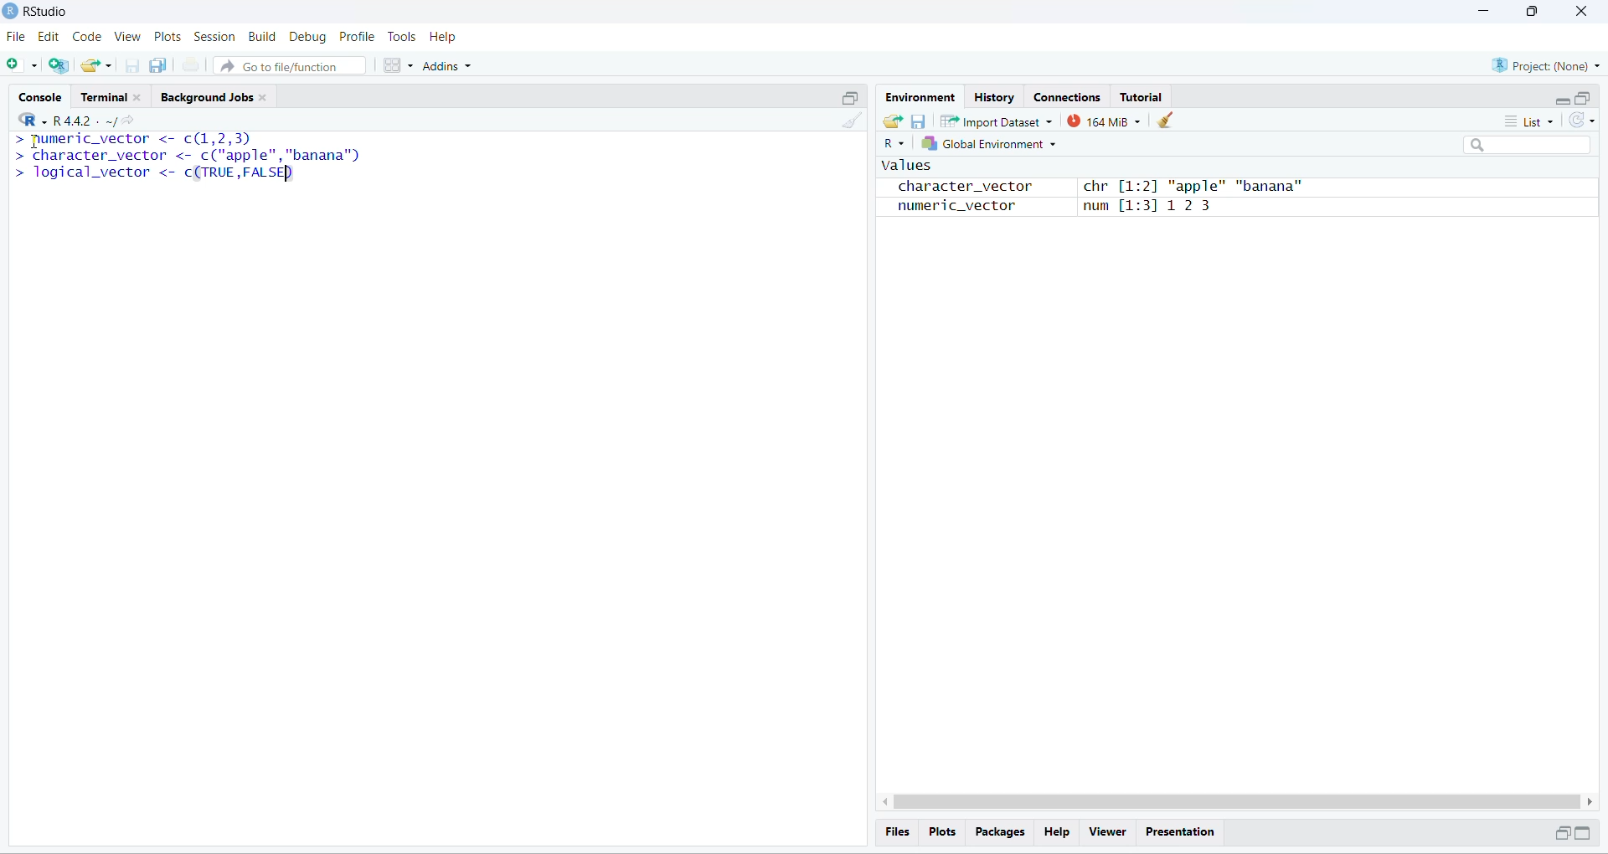 Image resolution: width=1608 pixels, height=854 pixels. Describe the element at coordinates (400, 37) in the screenshot. I see `Tools` at that location.